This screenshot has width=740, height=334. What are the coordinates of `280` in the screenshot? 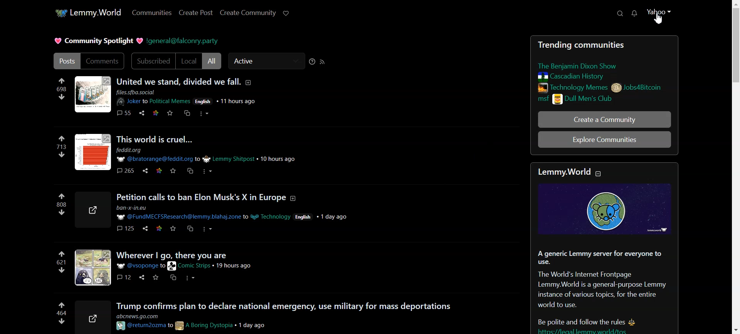 It's located at (55, 203).